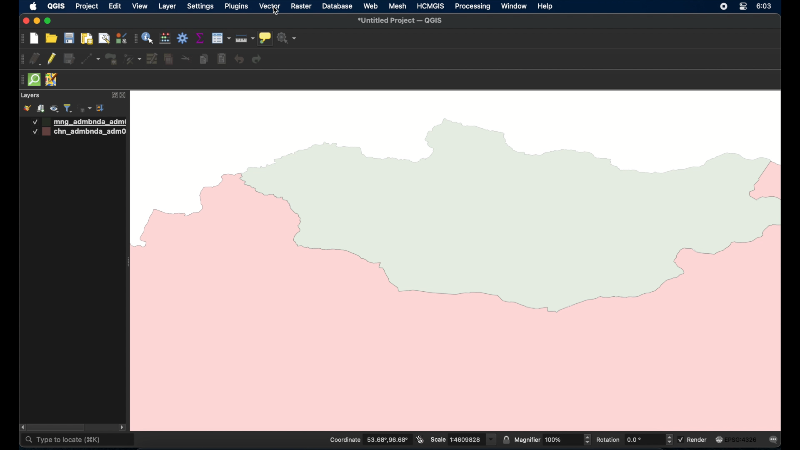 The image size is (800, 450). What do you see at coordinates (165, 39) in the screenshot?
I see `open field calculator` at bounding box center [165, 39].